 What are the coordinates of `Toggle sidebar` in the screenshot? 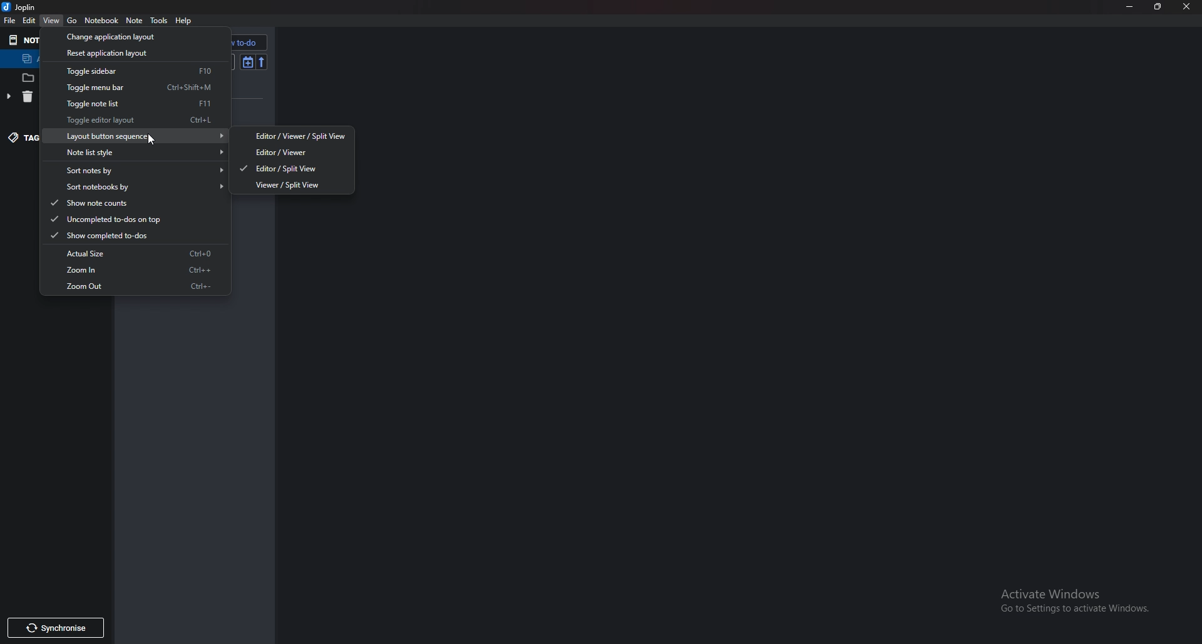 It's located at (132, 71).